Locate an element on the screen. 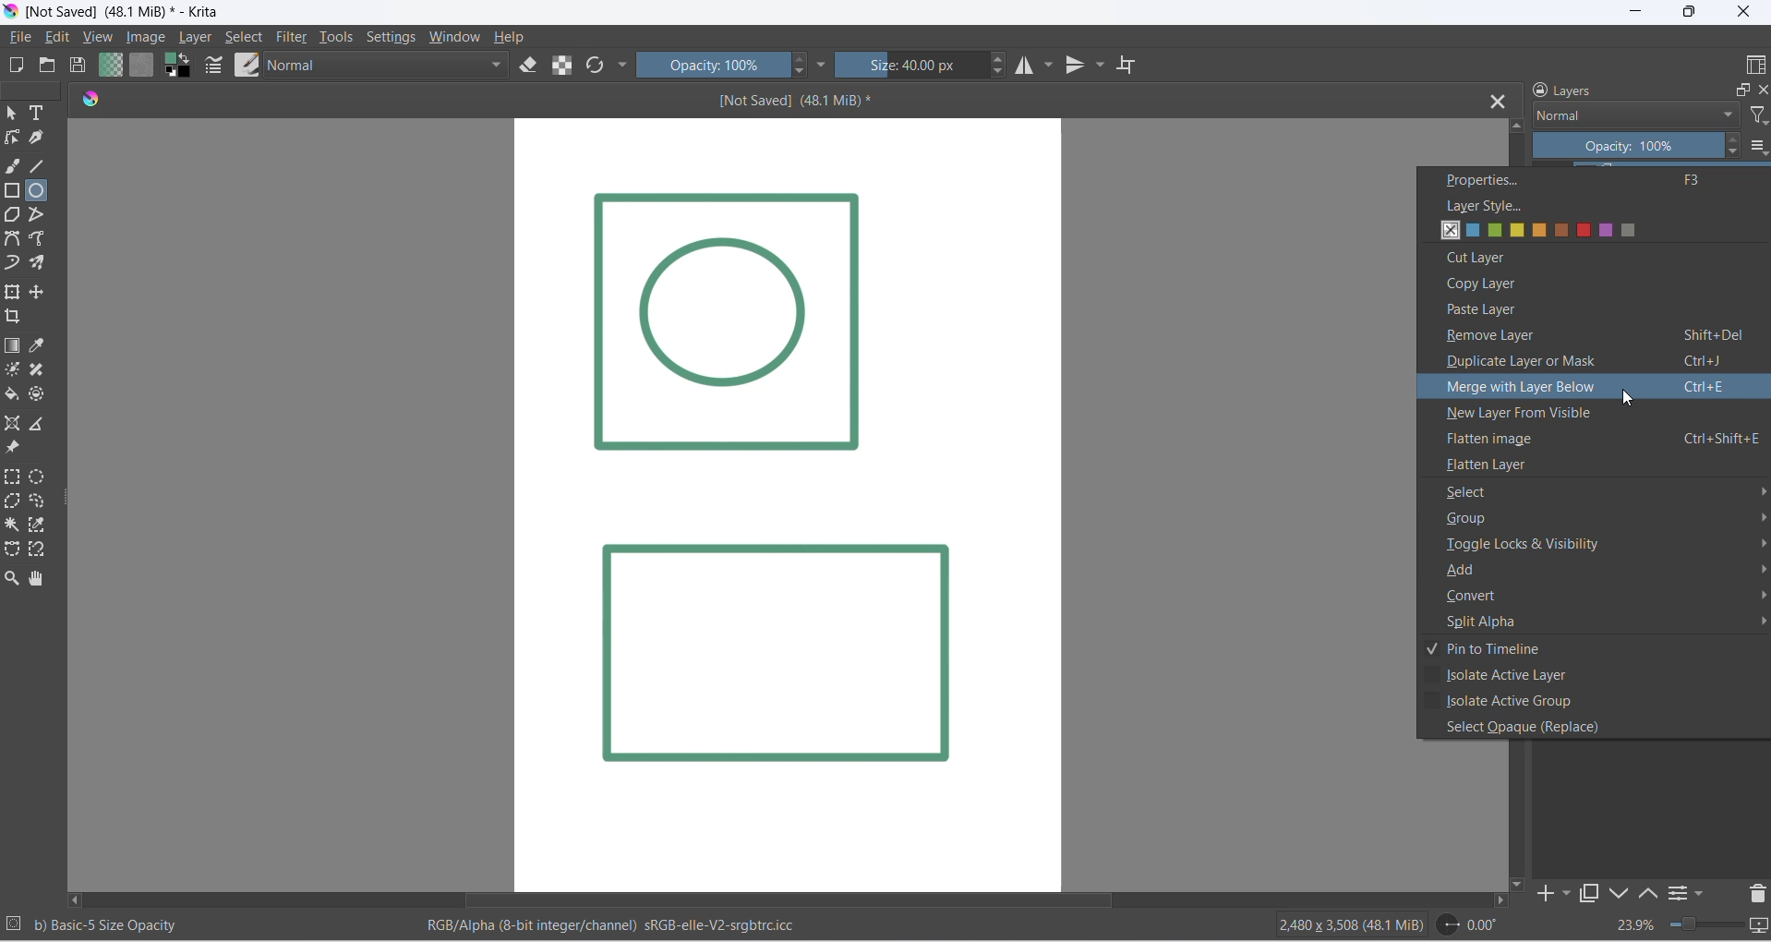 This screenshot has height=942, width=1771. multibrush tool is located at coordinates (42, 264).